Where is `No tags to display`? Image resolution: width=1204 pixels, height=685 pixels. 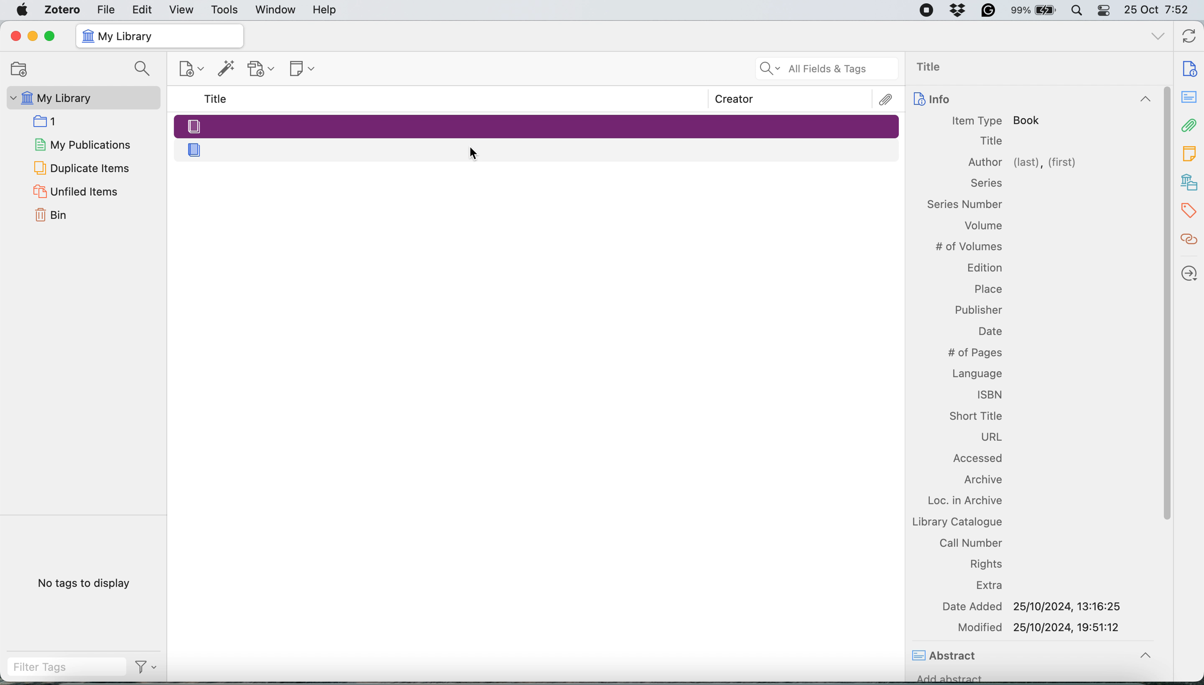 No tags to display is located at coordinates (87, 585).